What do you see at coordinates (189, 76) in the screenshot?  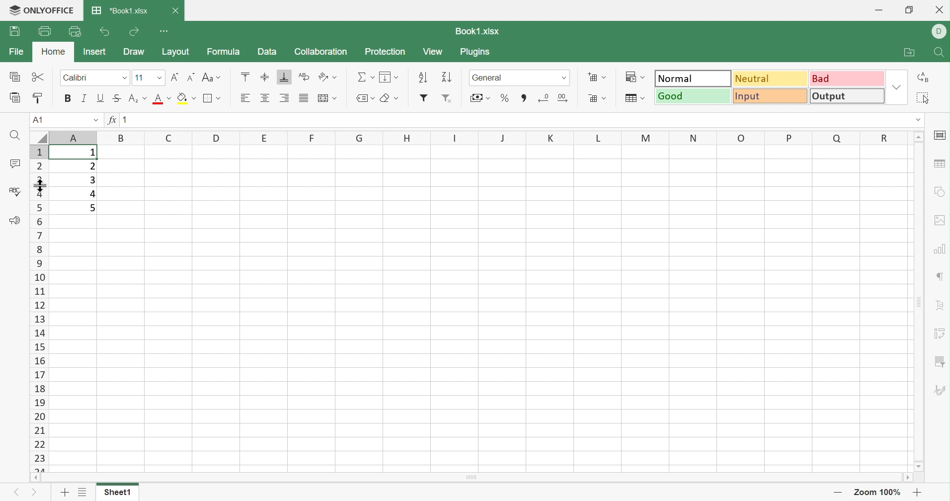 I see `Decrement in Font size` at bounding box center [189, 76].